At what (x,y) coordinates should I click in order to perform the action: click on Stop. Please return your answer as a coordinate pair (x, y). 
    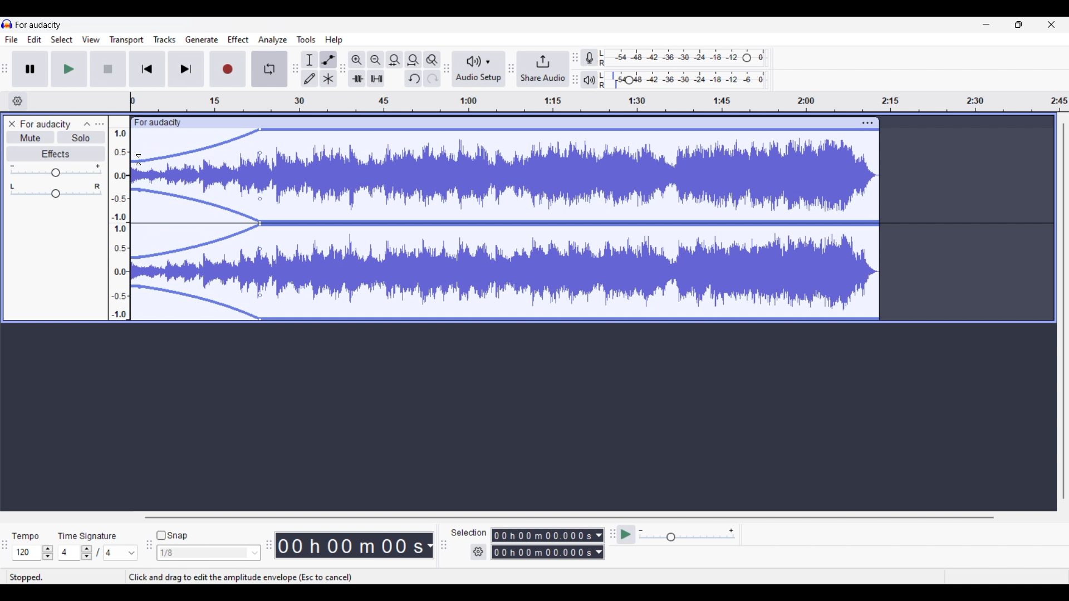
    Looking at the image, I should click on (109, 69).